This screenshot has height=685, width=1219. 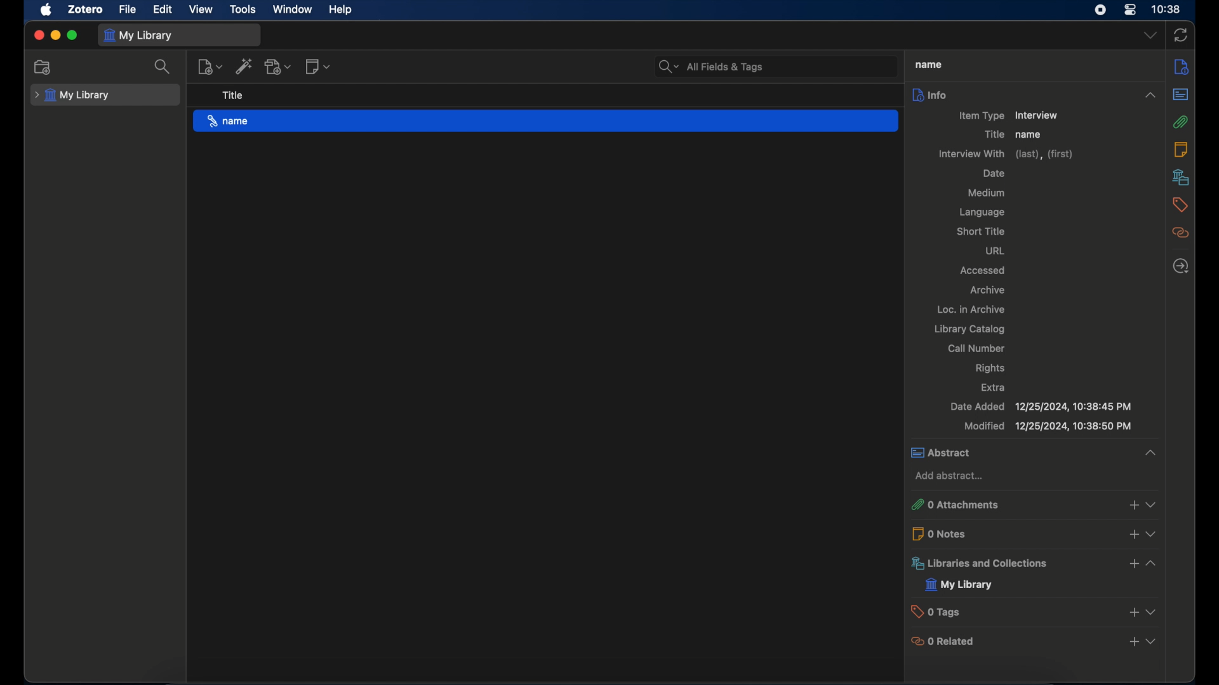 I want to click on short title, so click(x=983, y=231).